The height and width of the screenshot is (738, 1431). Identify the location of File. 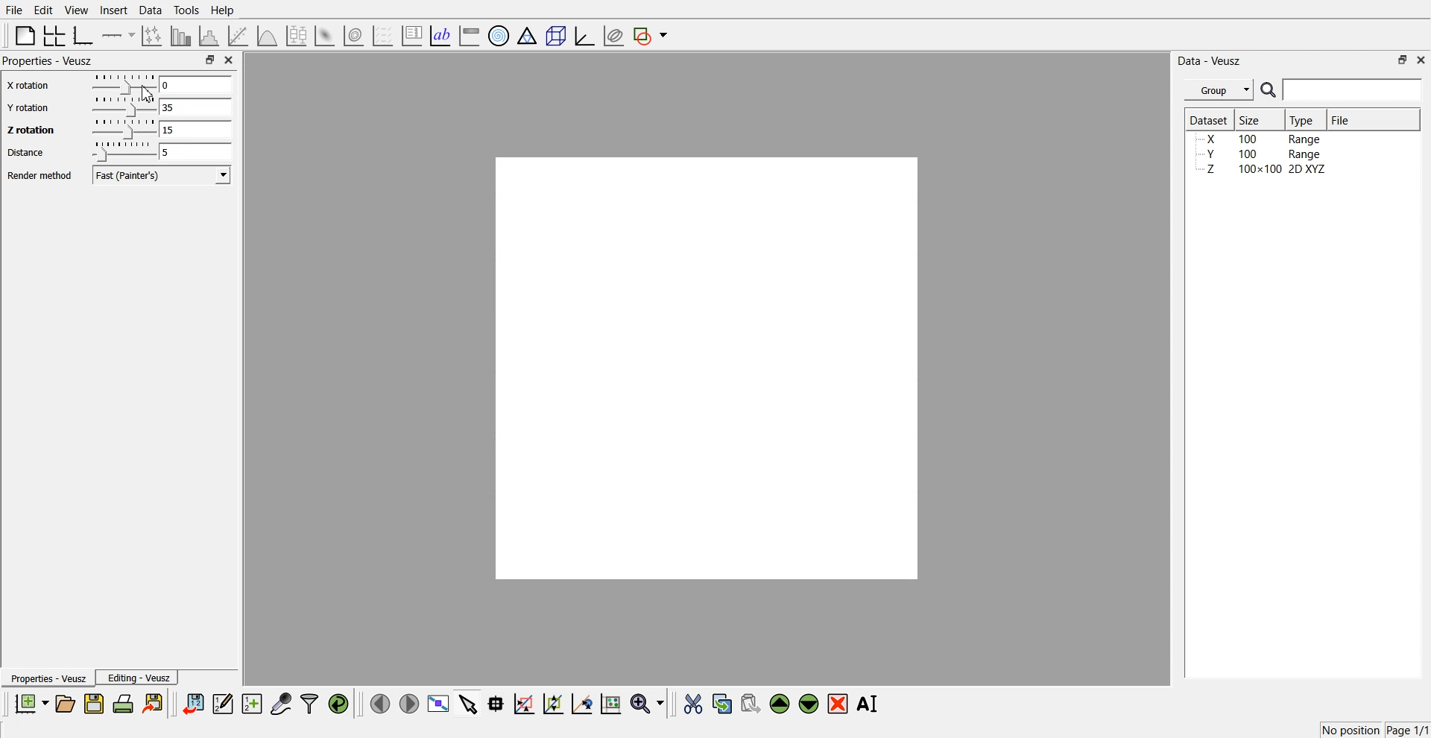
(14, 10).